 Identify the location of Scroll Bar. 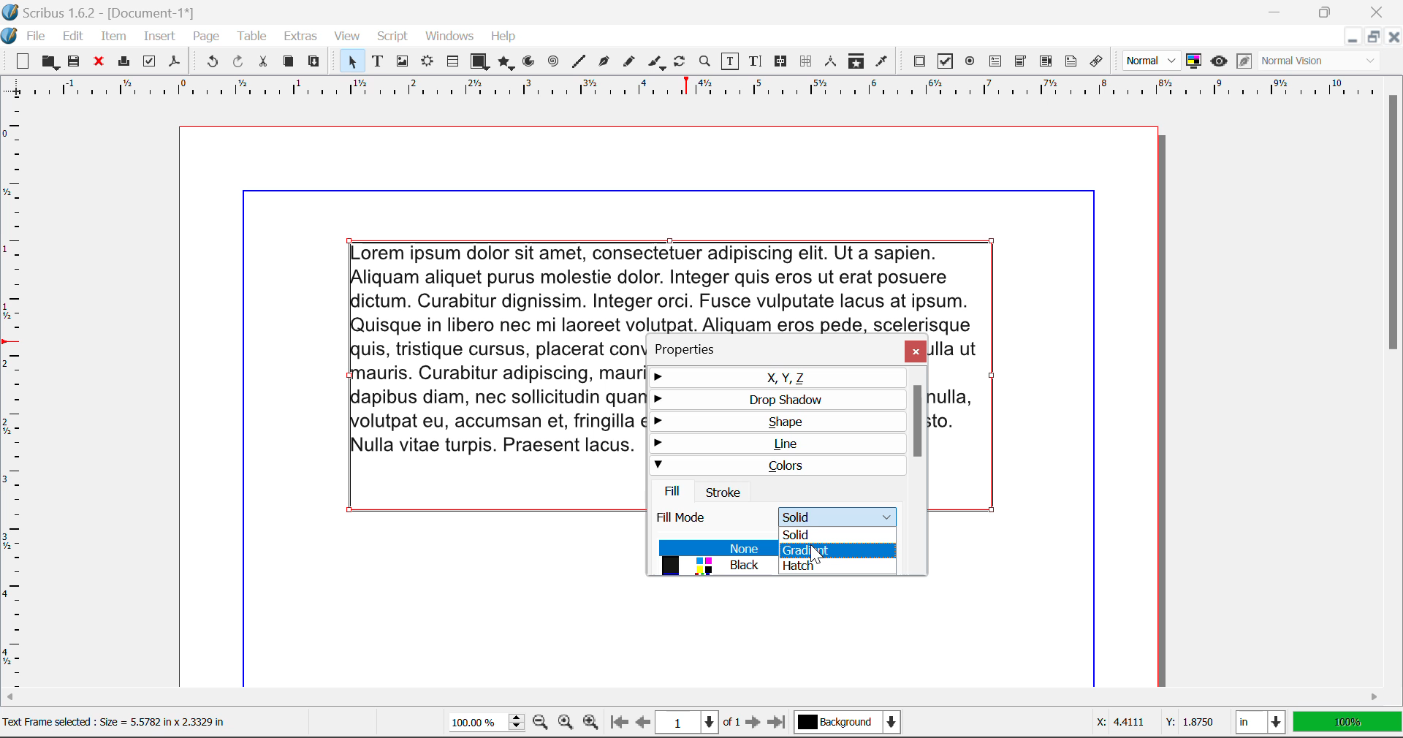
(1394, 381).